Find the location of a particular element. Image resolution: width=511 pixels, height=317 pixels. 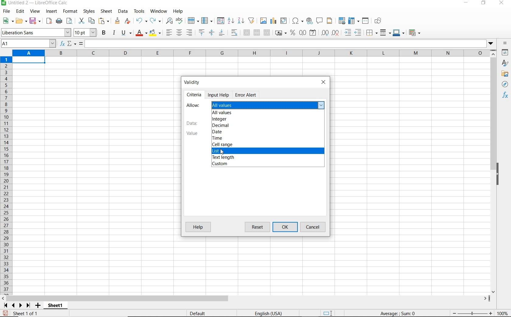

Data is located at coordinates (192, 123).